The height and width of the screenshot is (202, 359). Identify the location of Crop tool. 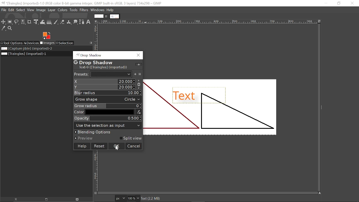
(30, 22).